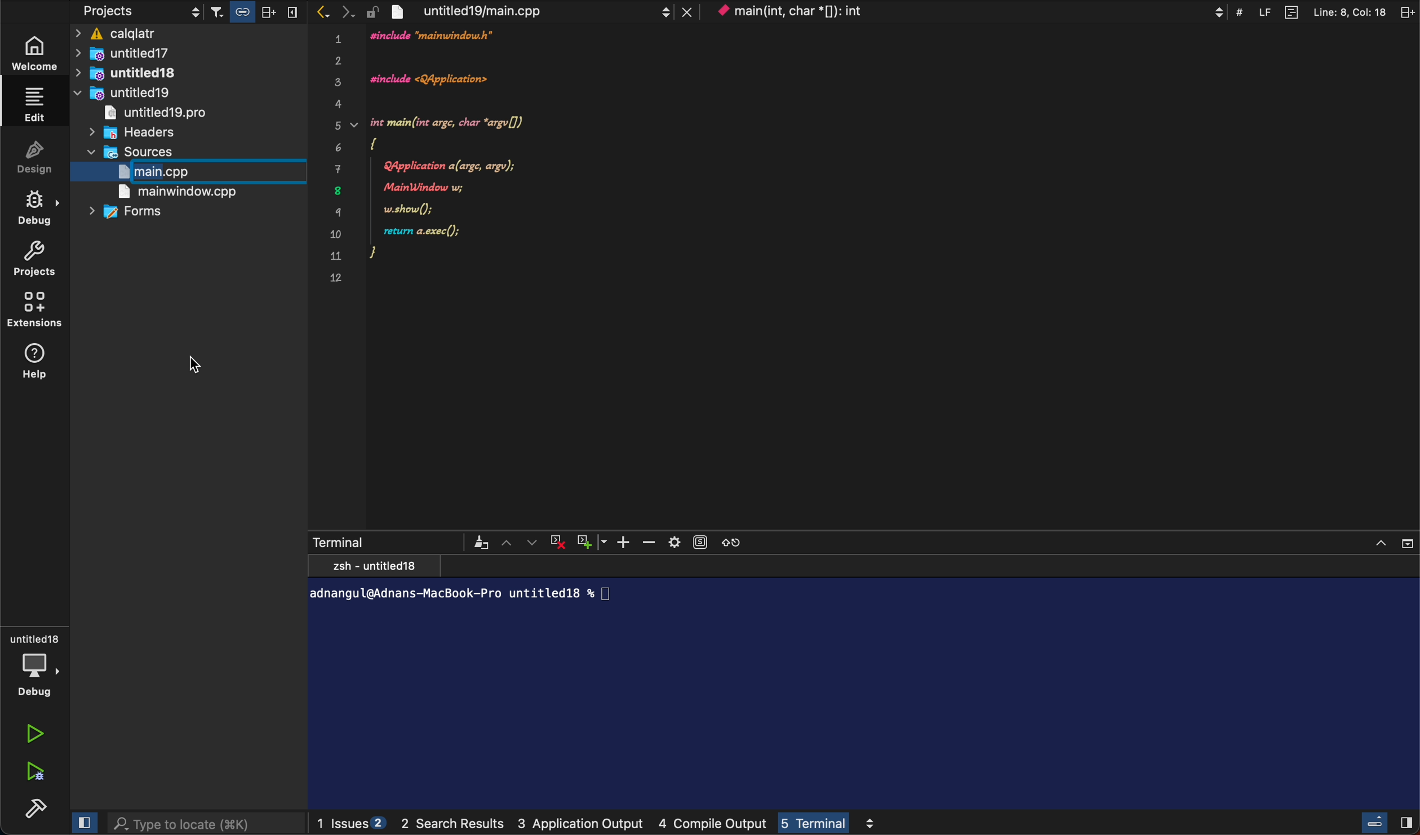  Describe the element at coordinates (626, 542) in the screenshot. I see `Plus` at that location.